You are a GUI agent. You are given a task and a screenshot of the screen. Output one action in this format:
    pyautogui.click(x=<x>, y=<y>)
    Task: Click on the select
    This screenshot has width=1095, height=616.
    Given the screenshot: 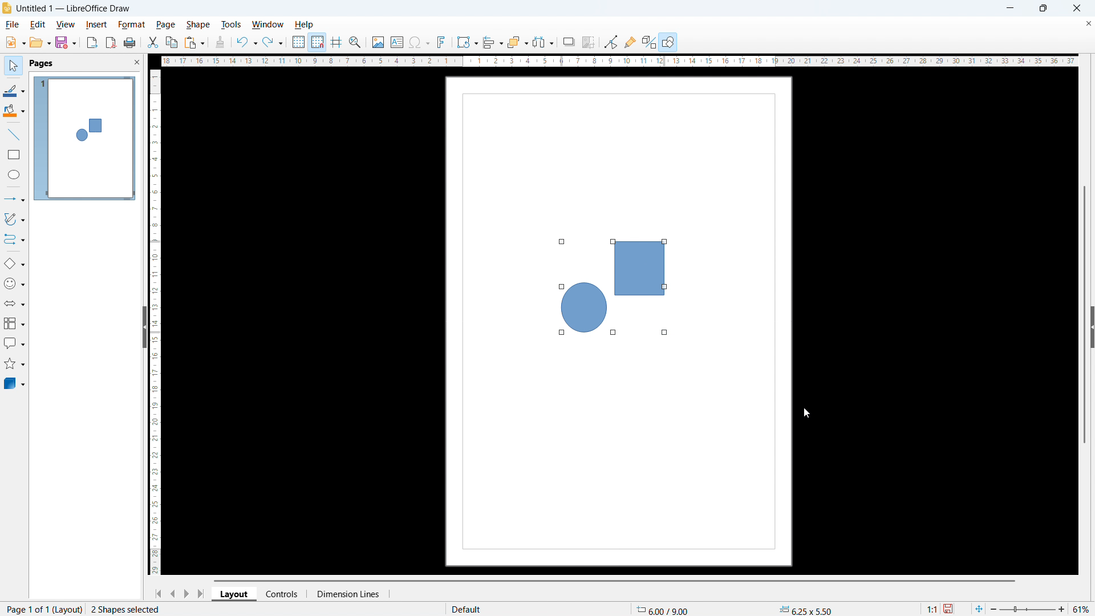 What is the action you would take?
    pyautogui.click(x=13, y=66)
    